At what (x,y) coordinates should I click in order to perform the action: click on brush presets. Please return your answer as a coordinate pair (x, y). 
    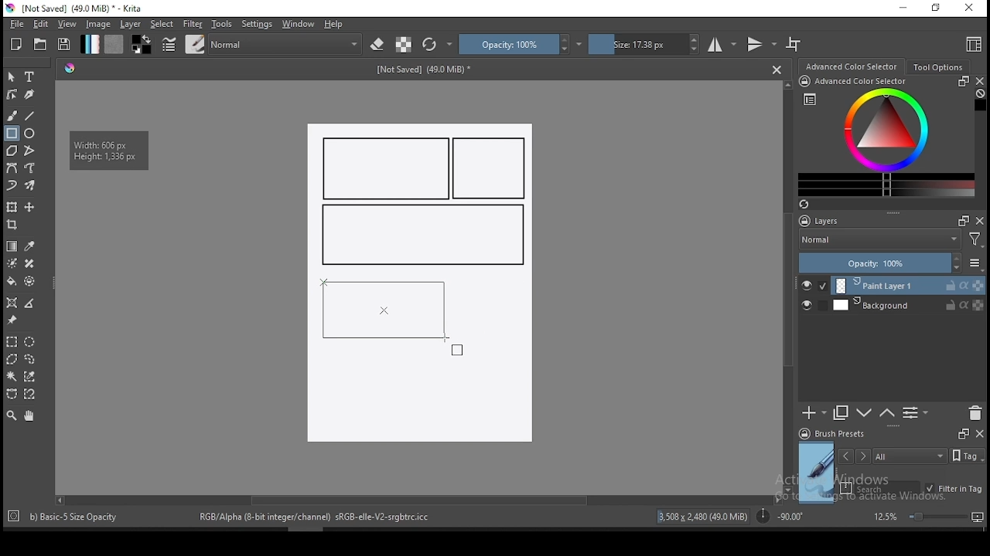
    Looking at the image, I should click on (837, 434).